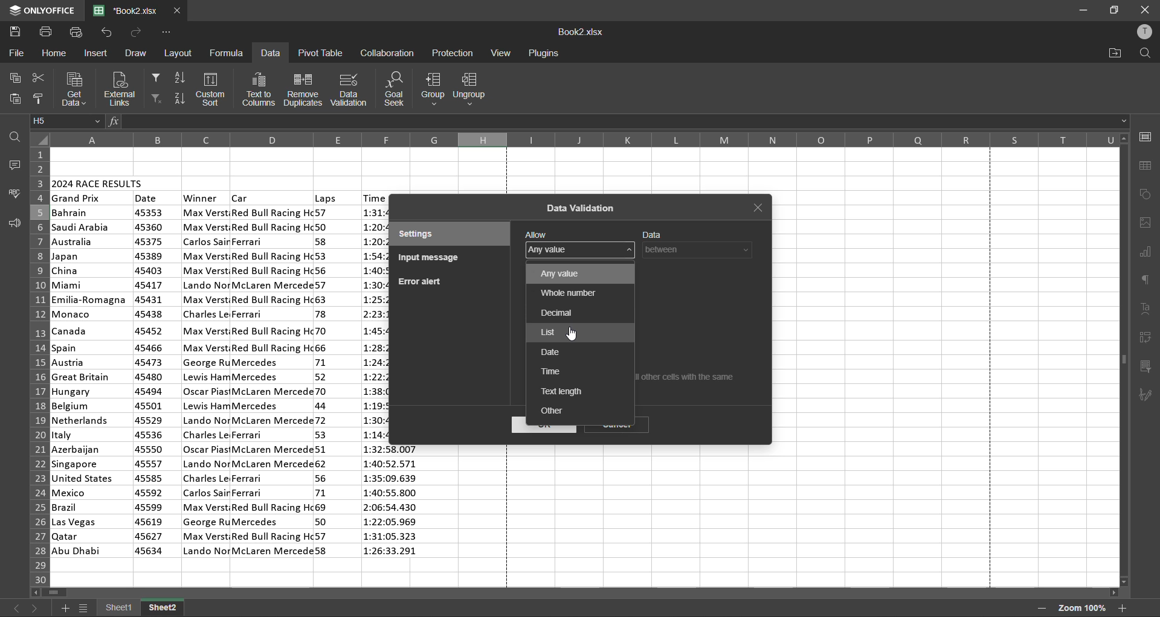 This screenshot has height=617, width=1160. What do you see at coordinates (474, 90) in the screenshot?
I see `ungroup` at bounding box center [474, 90].